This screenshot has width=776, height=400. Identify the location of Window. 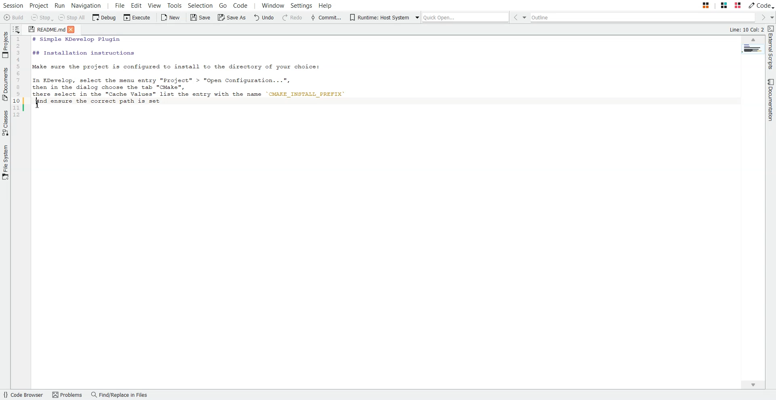
(273, 5).